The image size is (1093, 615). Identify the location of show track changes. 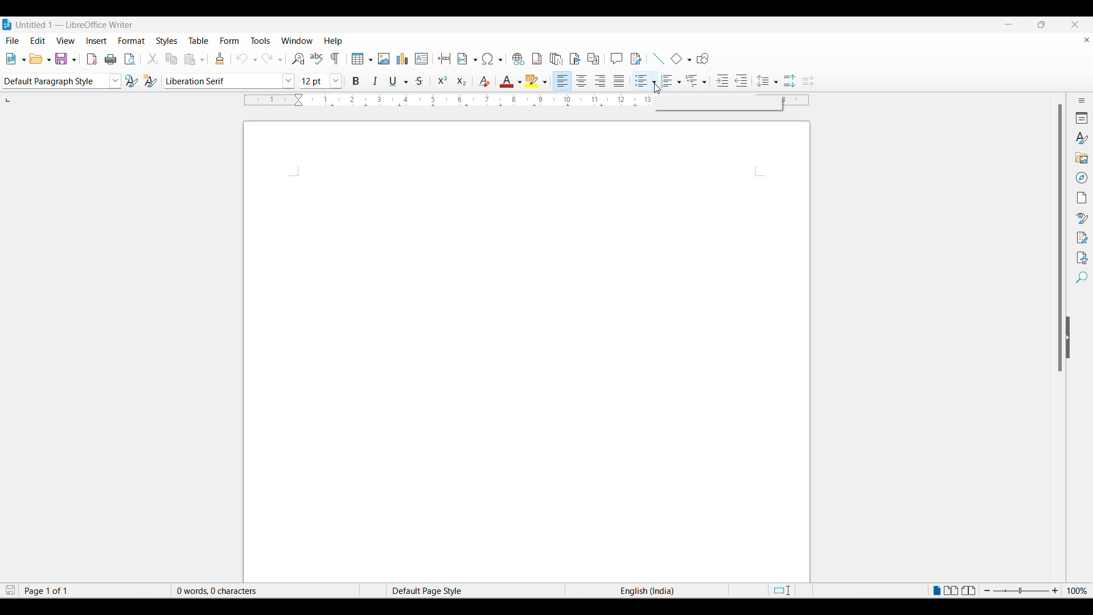
(637, 59).